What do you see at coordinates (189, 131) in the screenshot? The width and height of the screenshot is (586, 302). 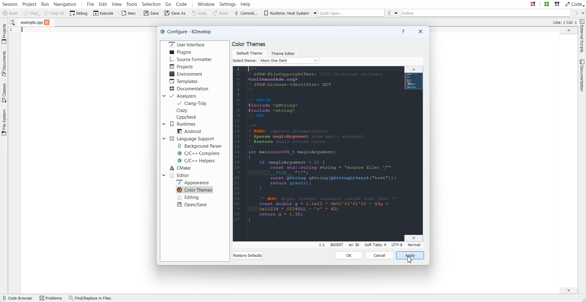 I see `Android` at bounding box center [189, 131].